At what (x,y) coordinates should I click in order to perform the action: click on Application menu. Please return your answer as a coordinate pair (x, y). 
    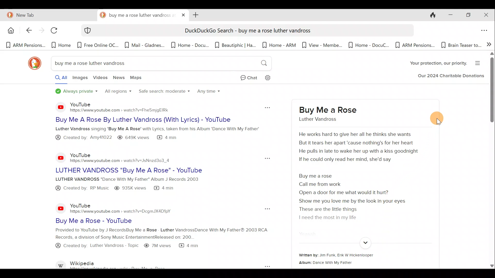
    Looking at the image, I should click on (485, 31).